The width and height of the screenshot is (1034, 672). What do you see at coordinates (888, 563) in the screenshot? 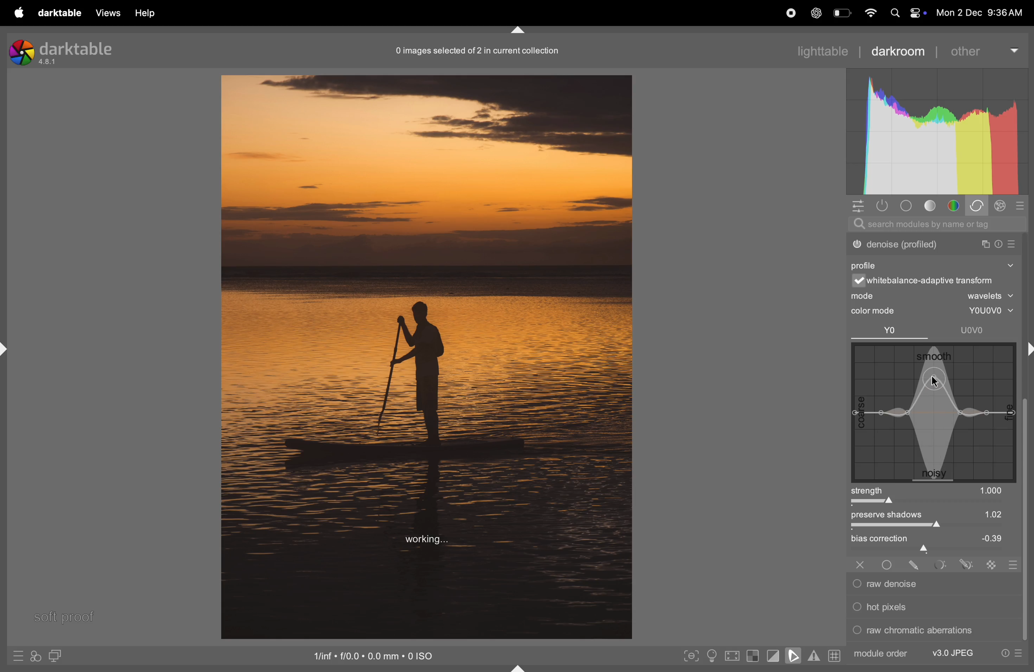
I see `` at bounding box center [888, 563].